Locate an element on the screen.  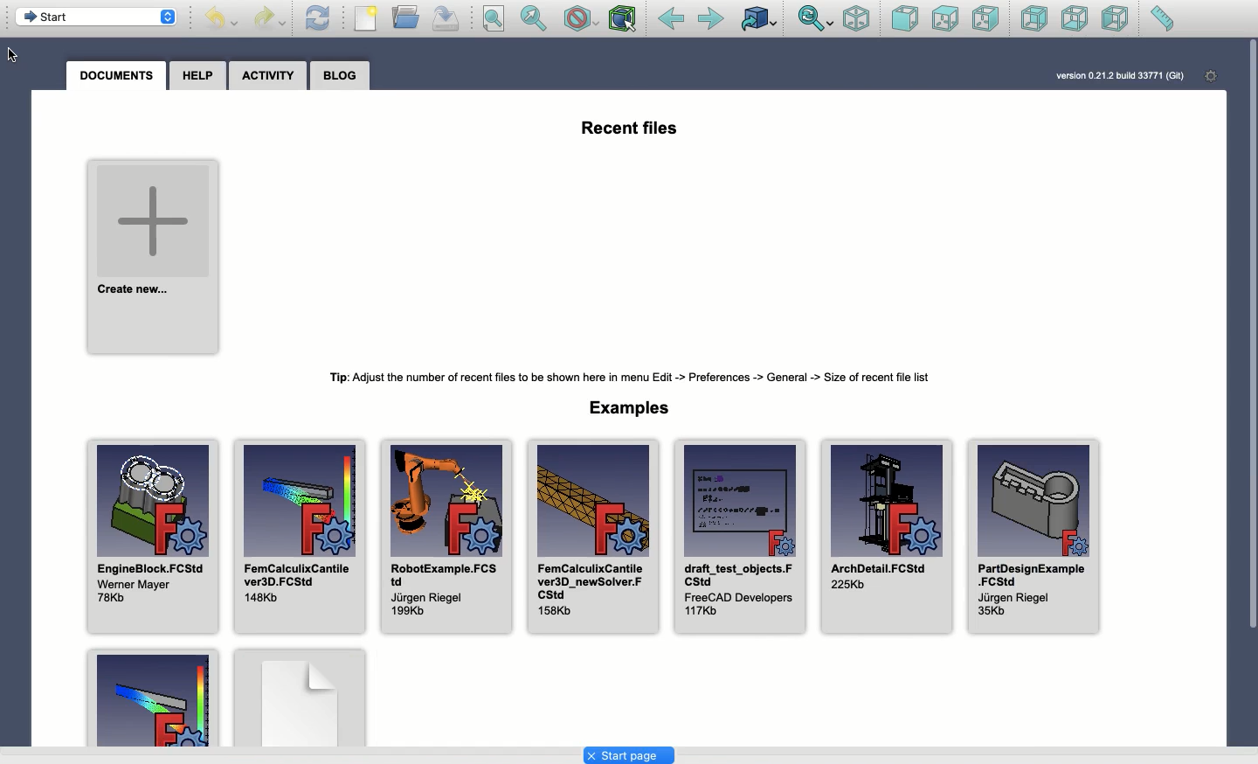
Help is located at coordinates (199, 76).